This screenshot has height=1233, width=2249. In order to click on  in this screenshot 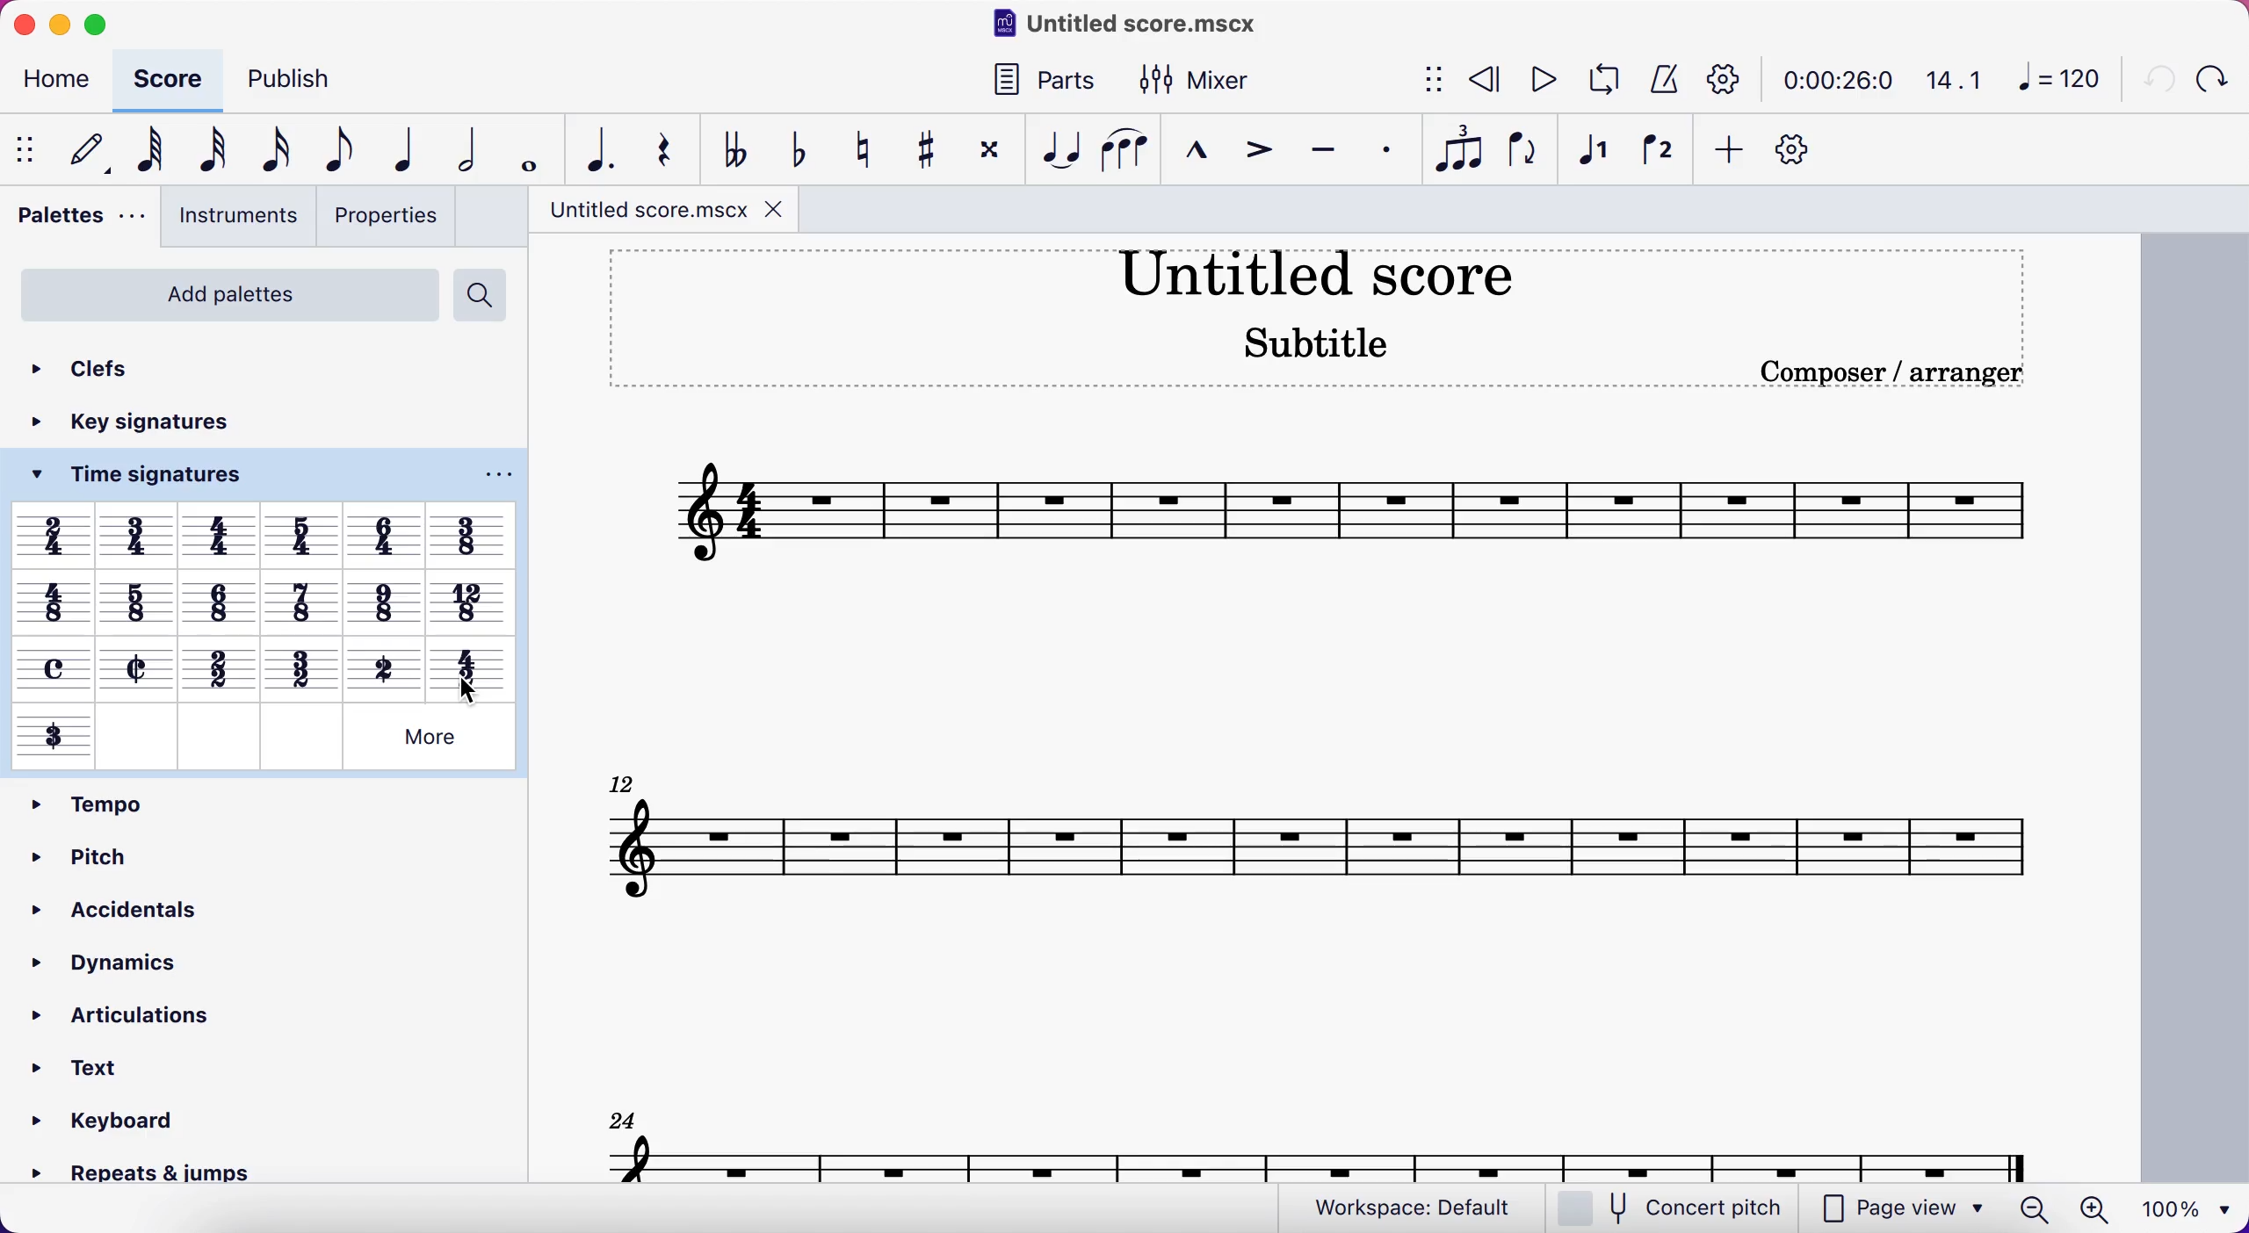, I will do `click(299, 667)`.